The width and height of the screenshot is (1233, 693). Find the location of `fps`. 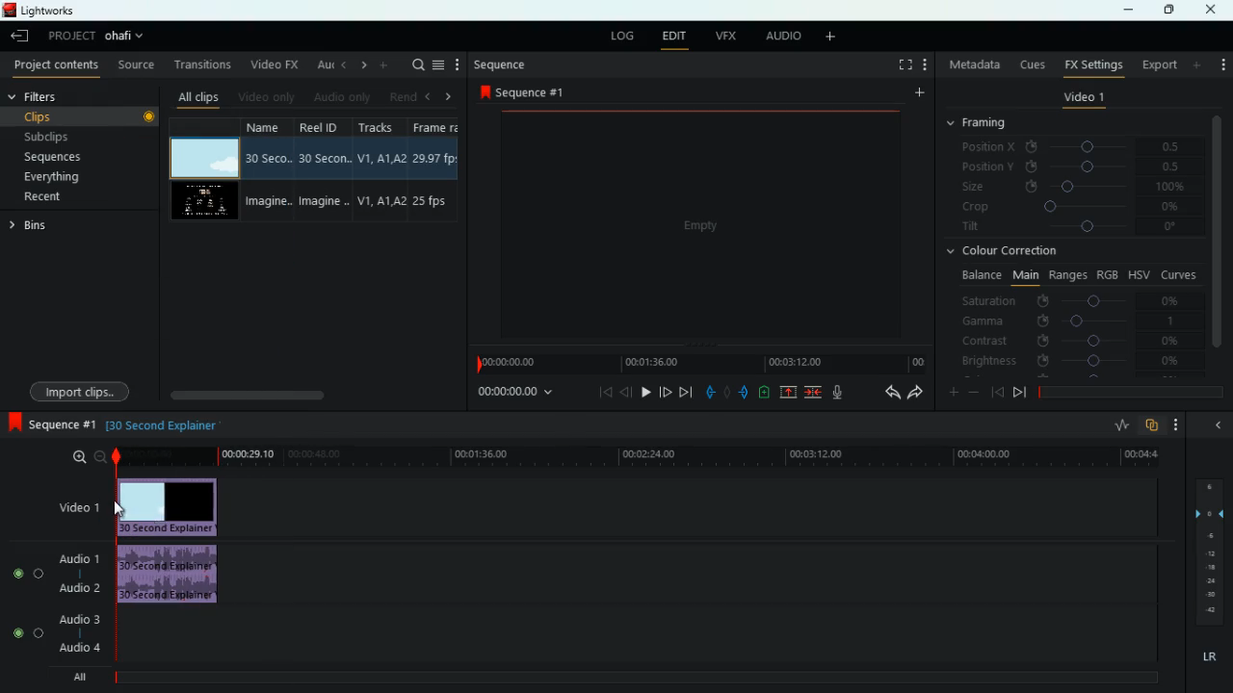

fps is located at coordinates (433, 169).